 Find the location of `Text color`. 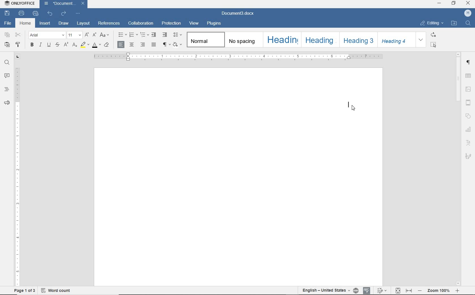

Text color is located at coordinates (96, 45).